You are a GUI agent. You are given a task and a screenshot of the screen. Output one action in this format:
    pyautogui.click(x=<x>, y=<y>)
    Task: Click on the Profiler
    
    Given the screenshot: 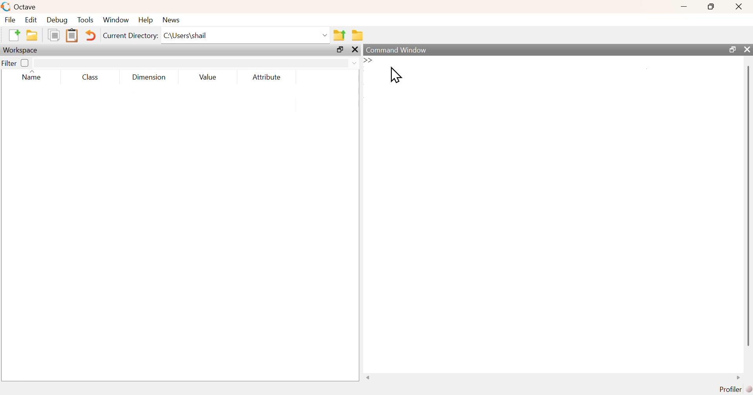 What is the action you would take?
    pyautogui.click(x=734, y=388)
    